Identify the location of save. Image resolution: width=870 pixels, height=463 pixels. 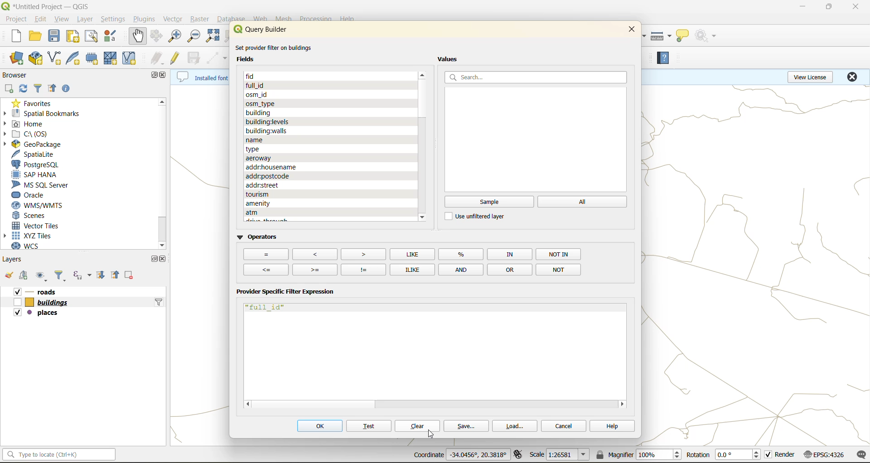
(467, 427).